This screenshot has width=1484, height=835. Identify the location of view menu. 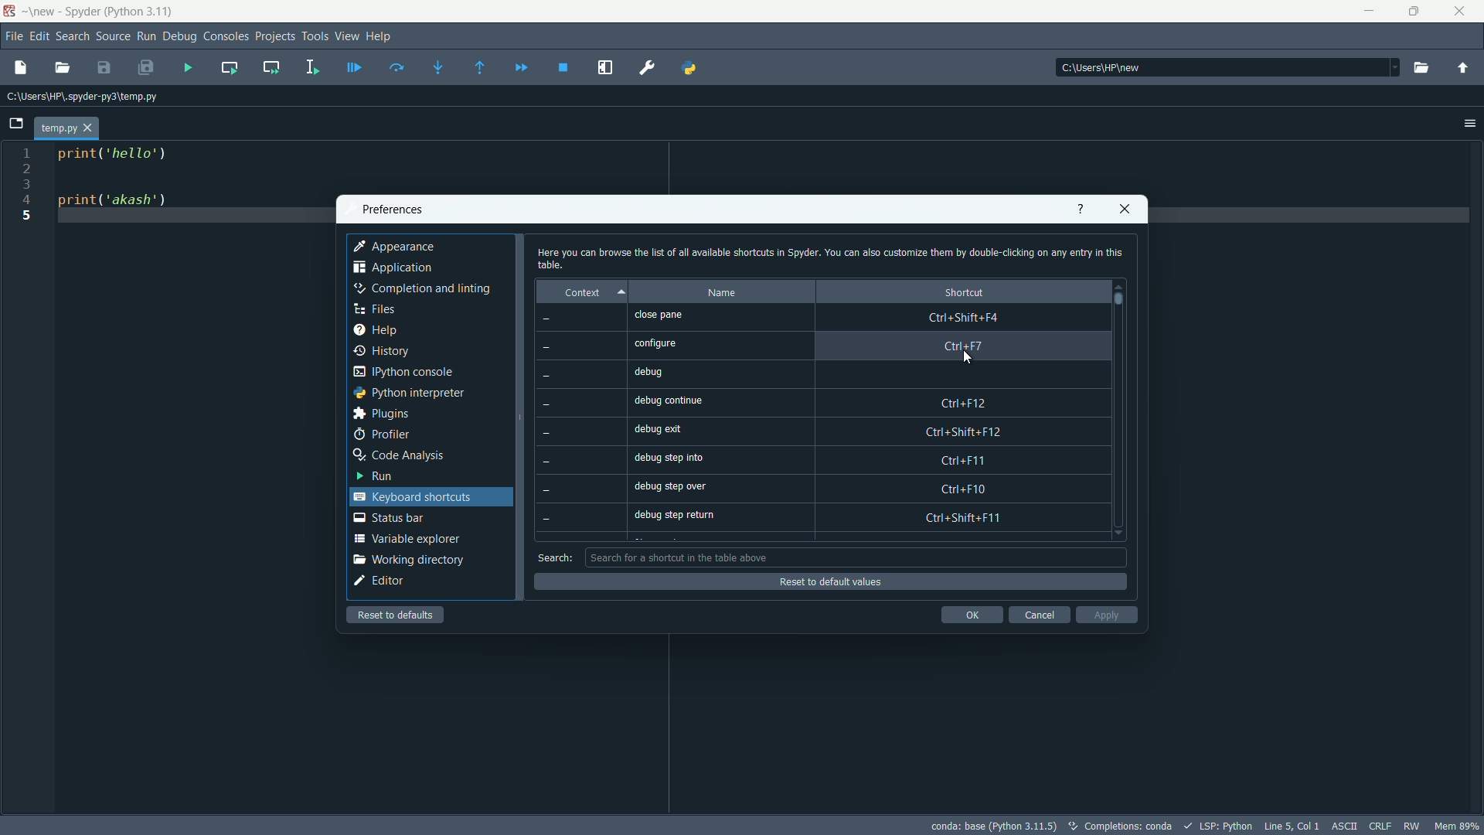
(348, 36).